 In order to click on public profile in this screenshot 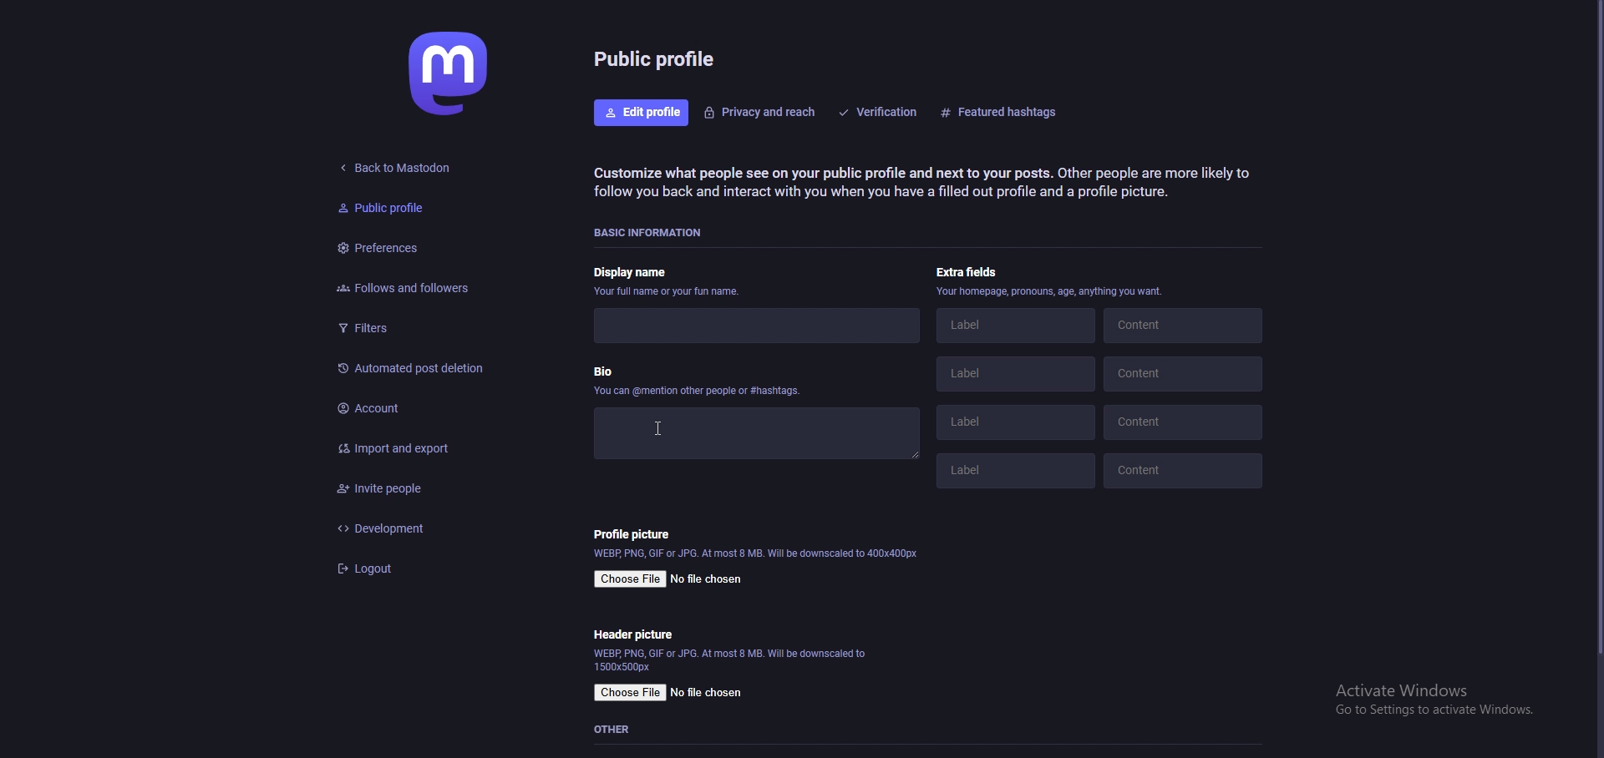, I will do `click(657, 58)`.